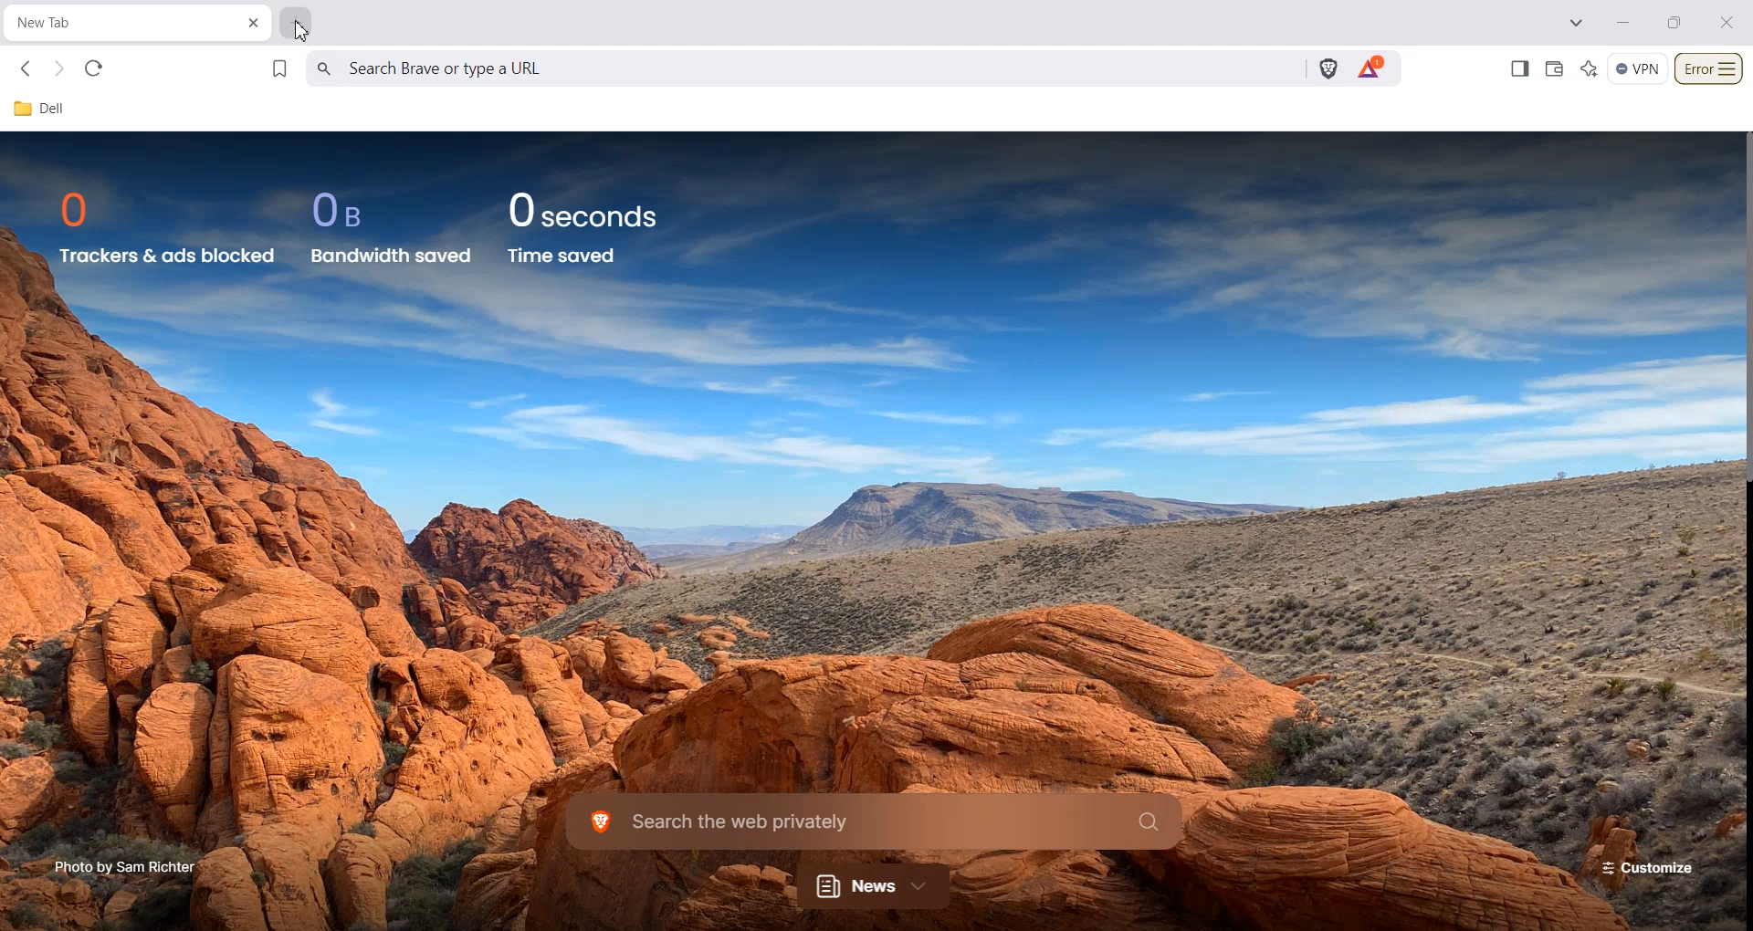 Image resolution: width=1753 pixels, height=931 pixels. I want to click on Wallet, so click(1553, 68).